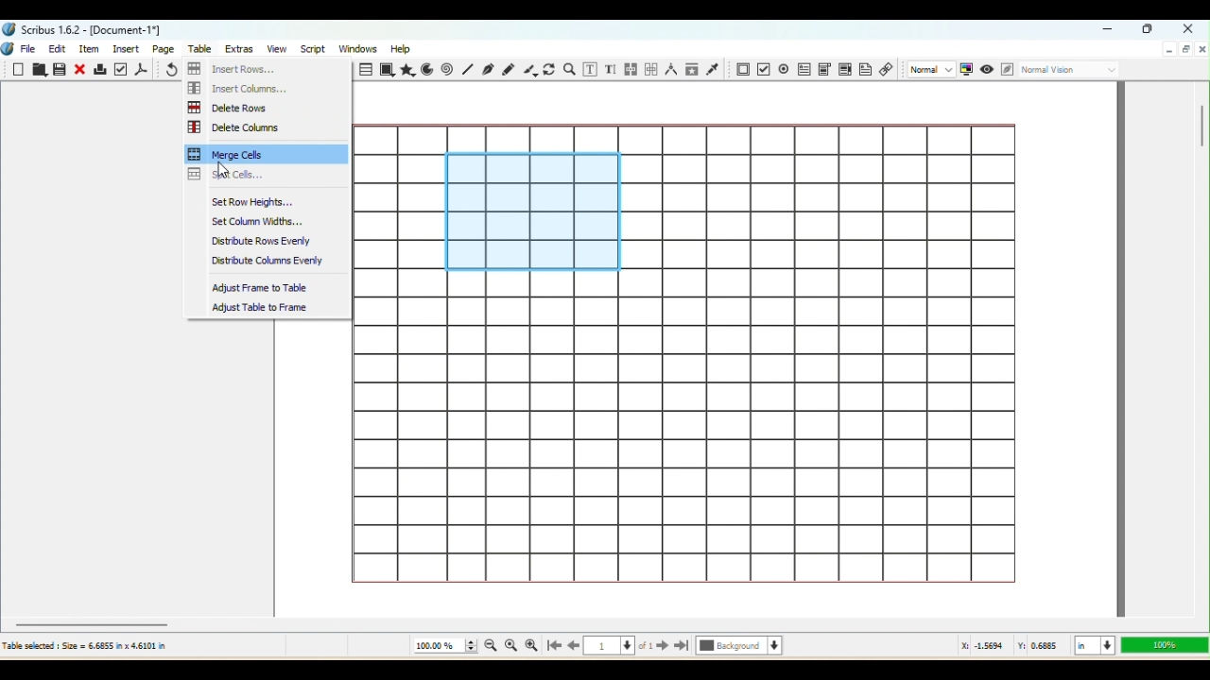  I want to click on Select the current page, so click(619, 648).